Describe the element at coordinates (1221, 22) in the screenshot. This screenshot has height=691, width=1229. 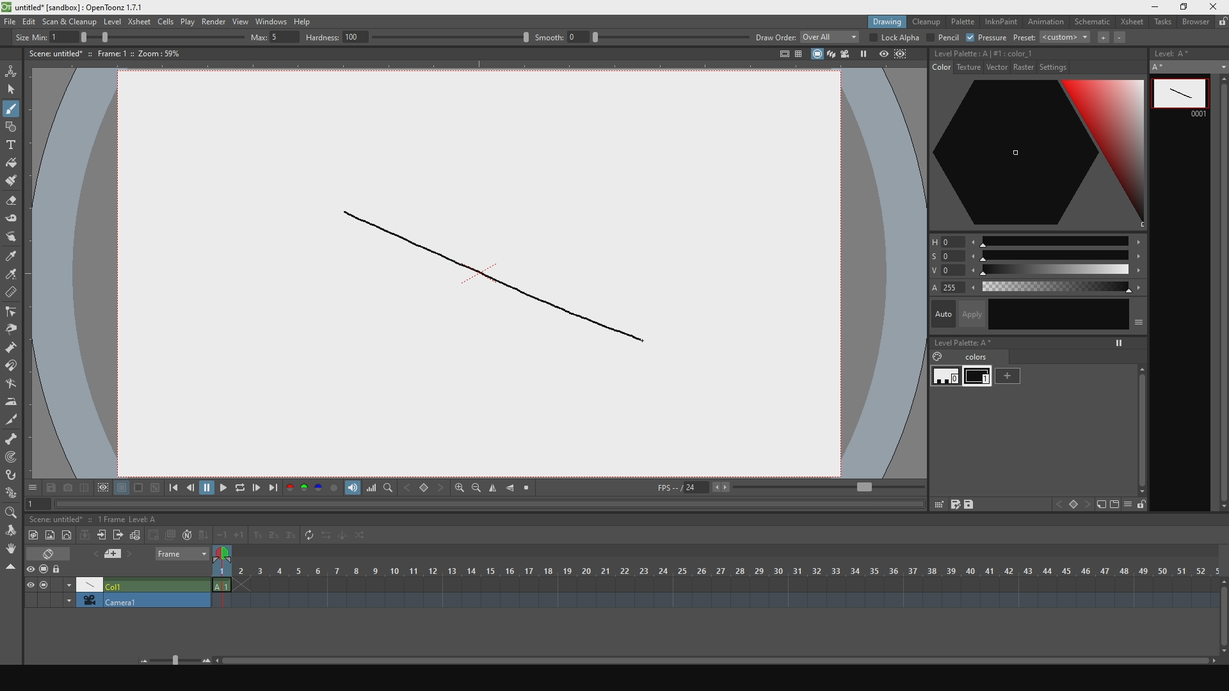
I see `lock` at that location.